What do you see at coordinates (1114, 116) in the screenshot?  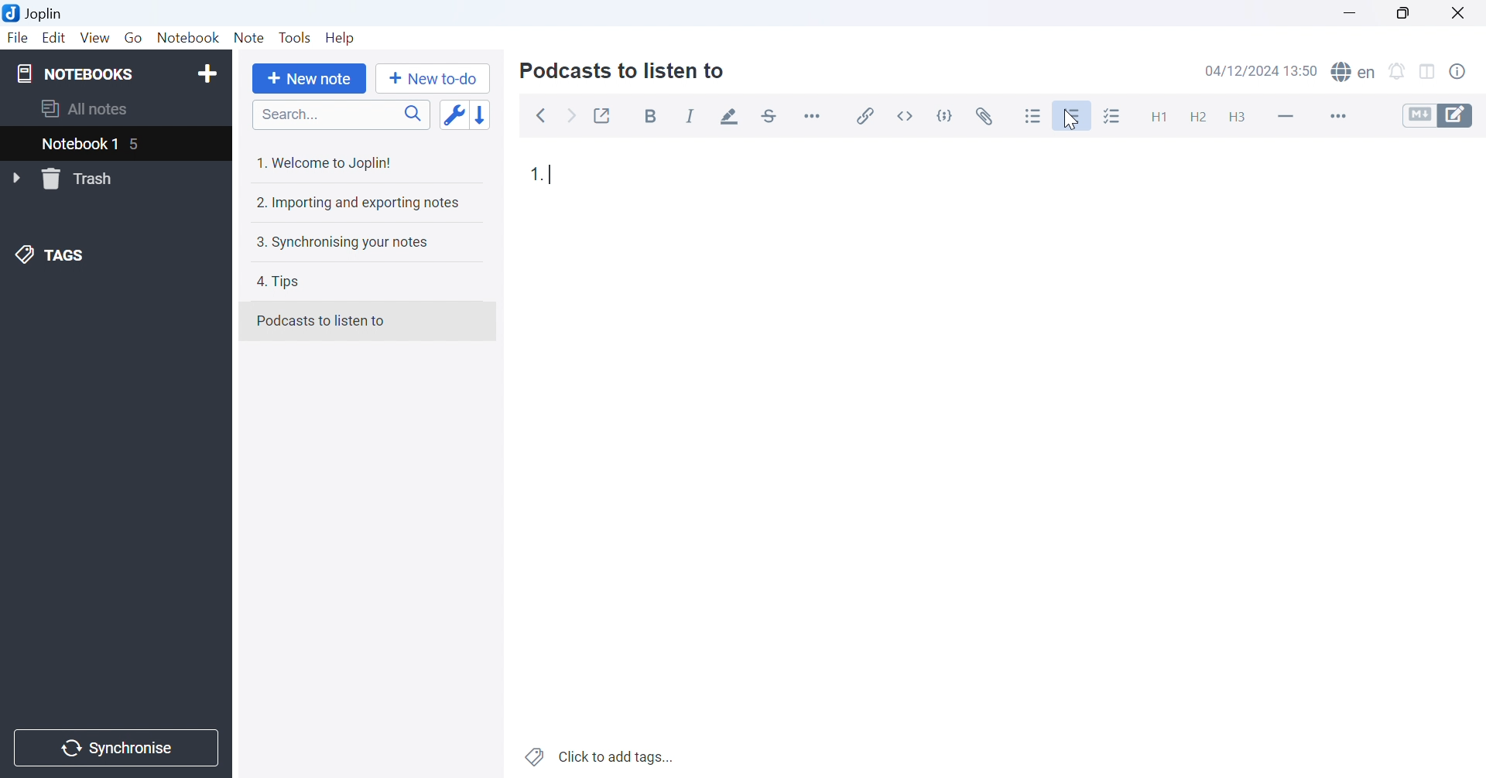 I see `Checkbox list` at bounding box center [1114, 116].